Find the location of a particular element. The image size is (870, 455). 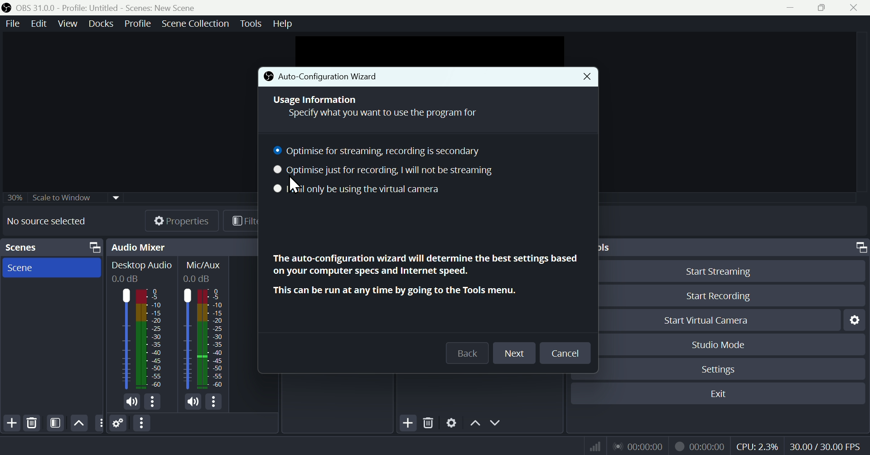

Delete is located at coordinates (33, 423).